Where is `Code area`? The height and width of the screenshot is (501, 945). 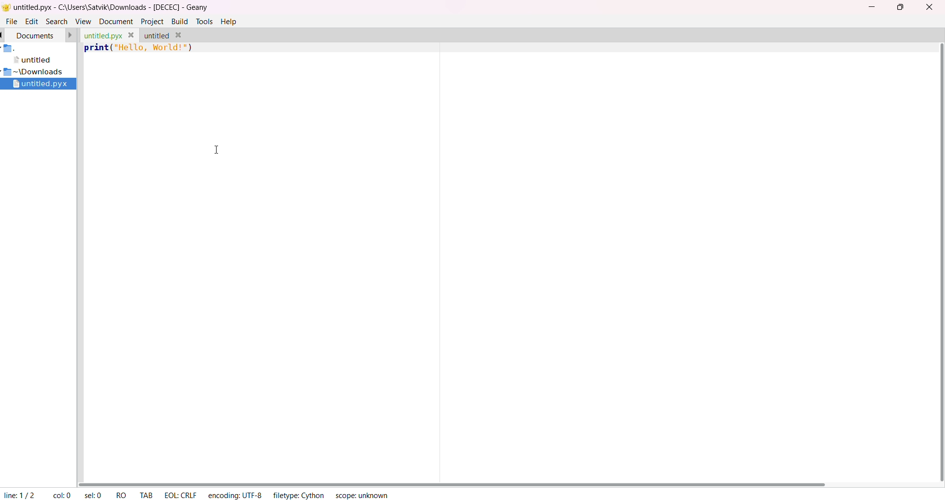
Code area is located at coordinates (573, 261).